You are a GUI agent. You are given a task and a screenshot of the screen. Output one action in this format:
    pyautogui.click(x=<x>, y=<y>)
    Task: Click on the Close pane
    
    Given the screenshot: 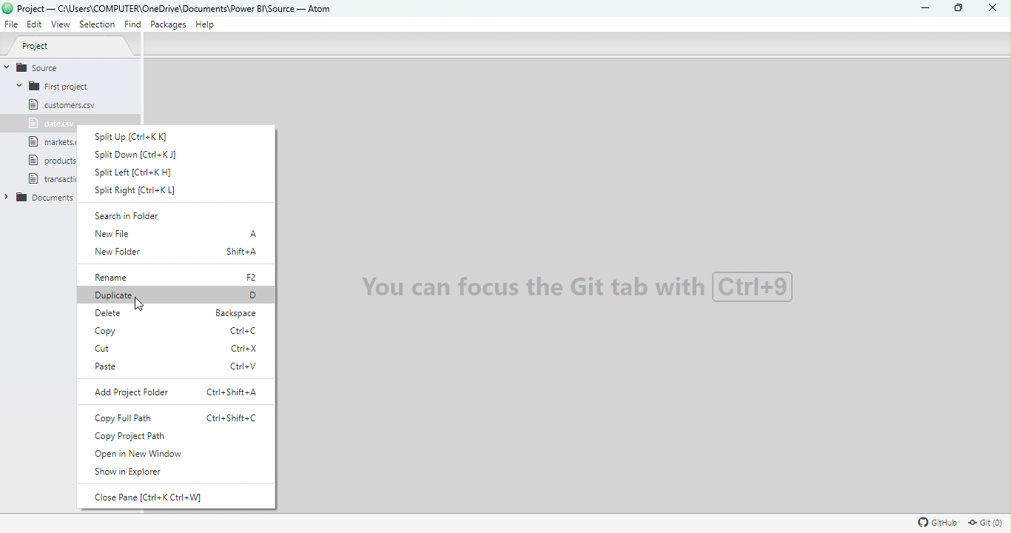 What is the action you would take?
    pyautogui.click(x=158, y=497)
    